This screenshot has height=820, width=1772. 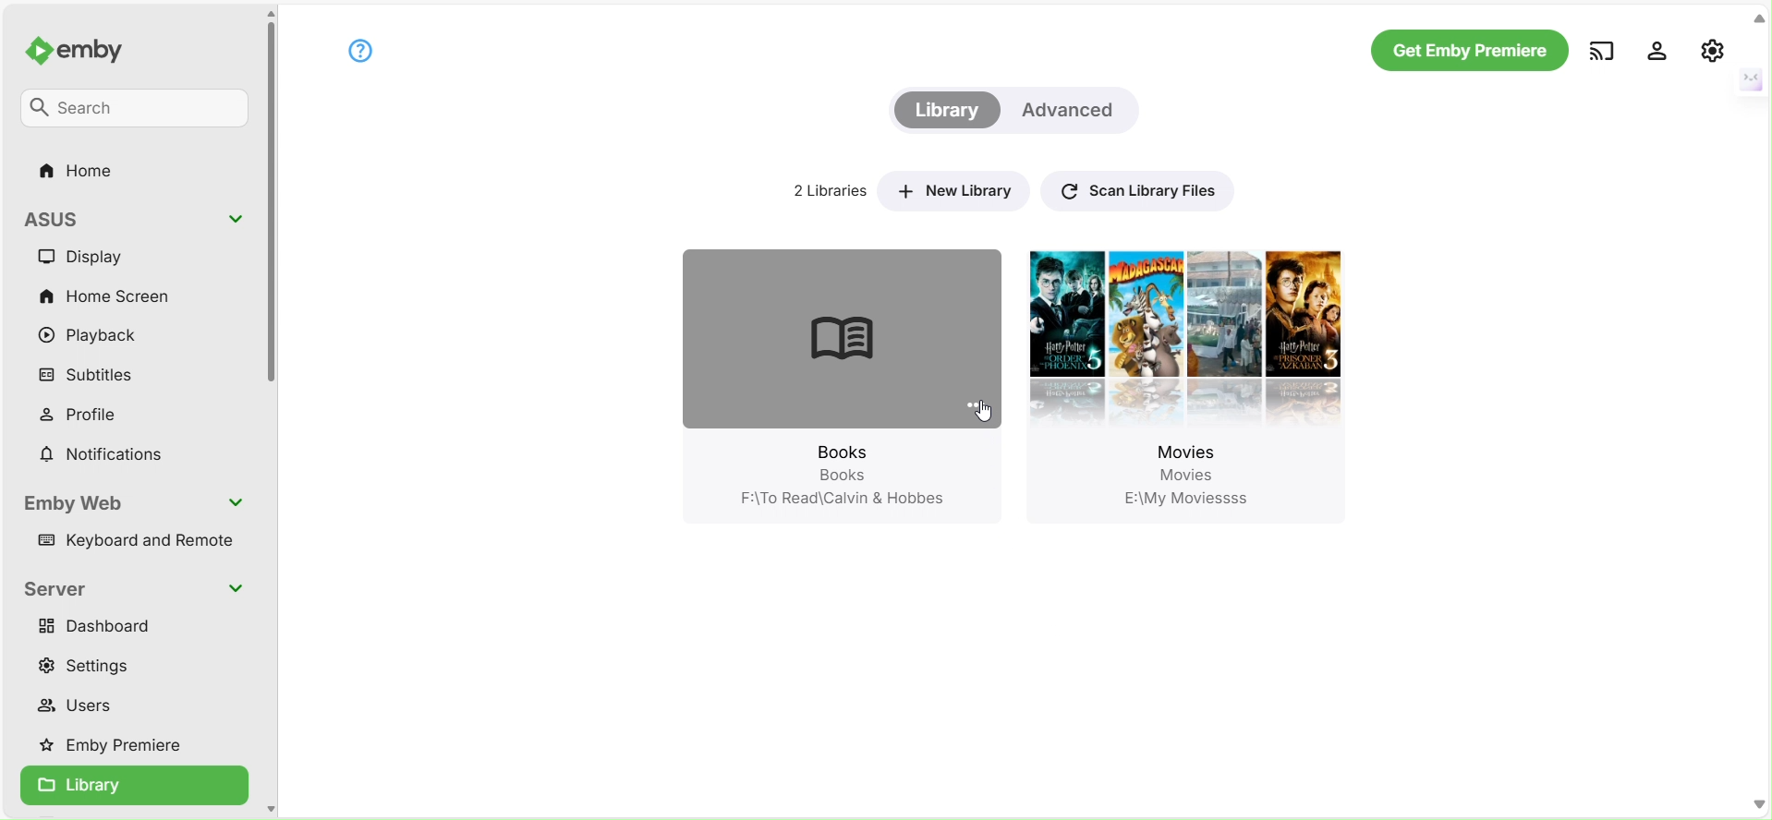 What do you see at coordinates (270, 14) in the screenshot?
I see `move up` at bounding box center [270, 14].